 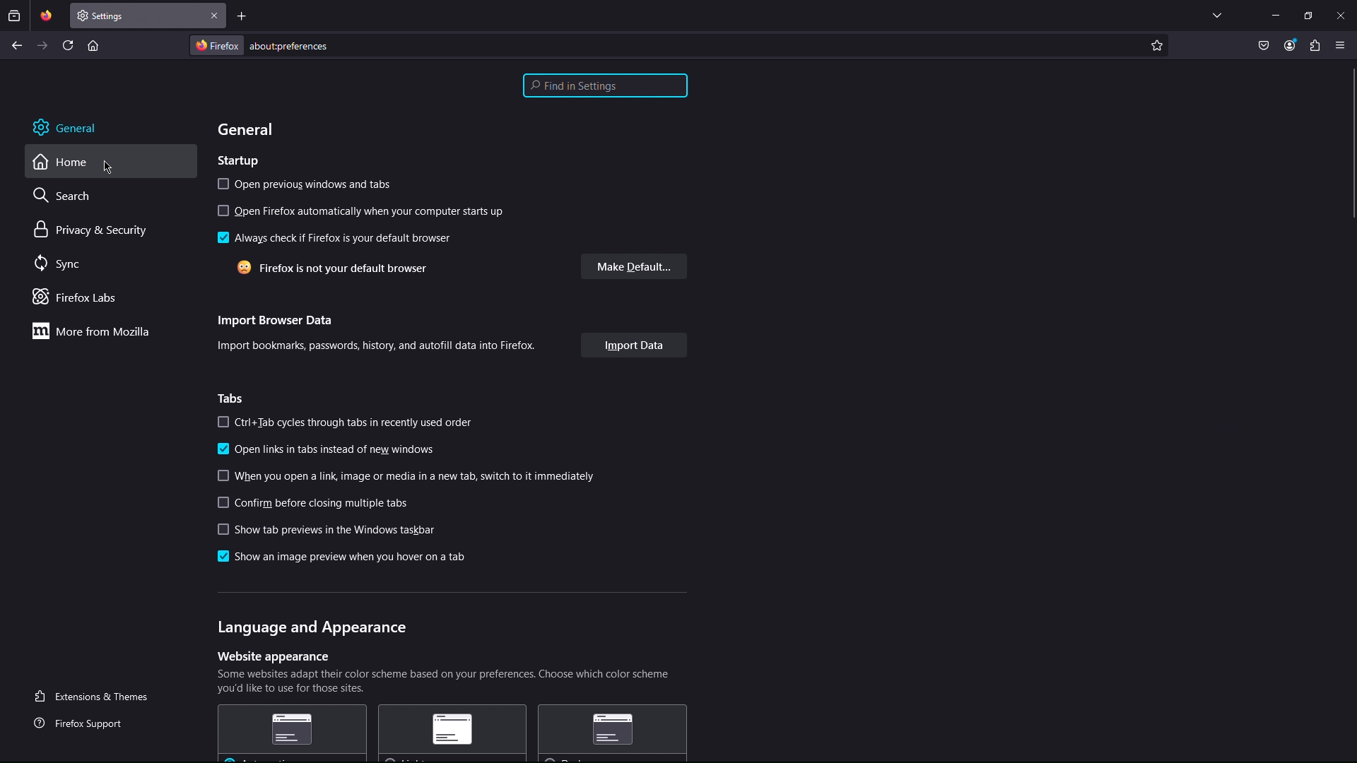 I want to click on More from Mozilla, so click(x=90, y=331).